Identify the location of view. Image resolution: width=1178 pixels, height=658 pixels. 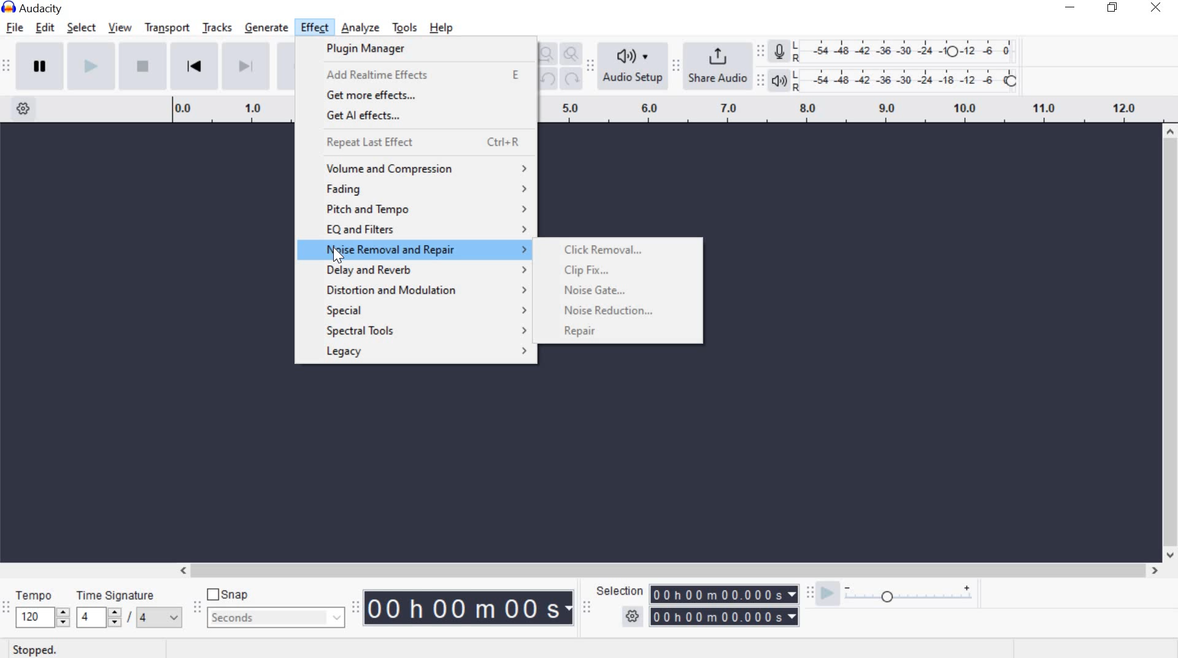
(121, 28).